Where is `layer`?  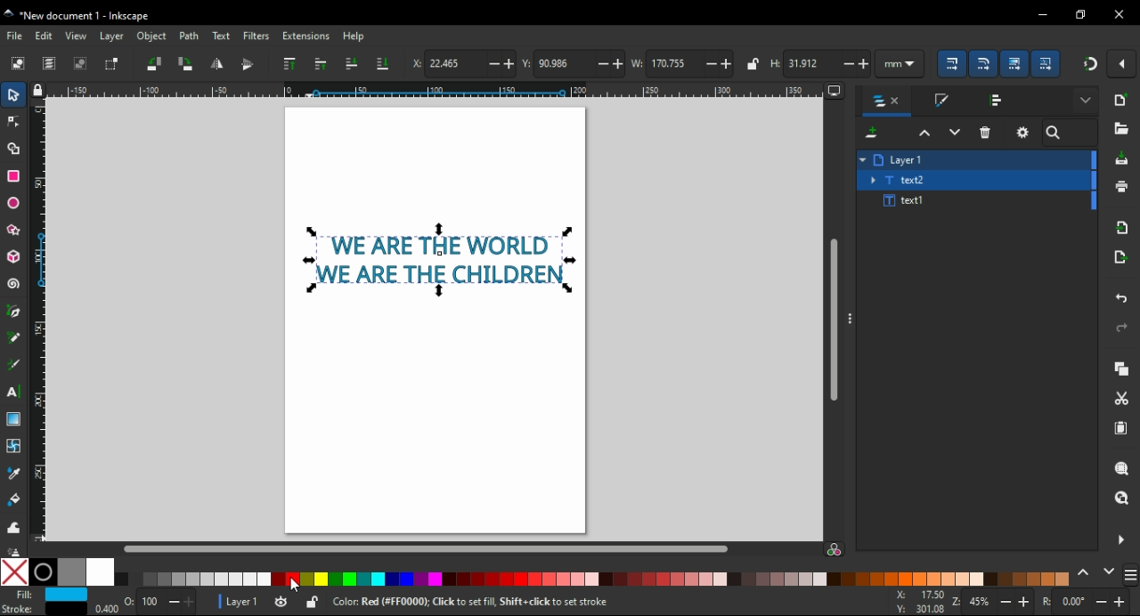 layer is located at coordinates (908, 159).